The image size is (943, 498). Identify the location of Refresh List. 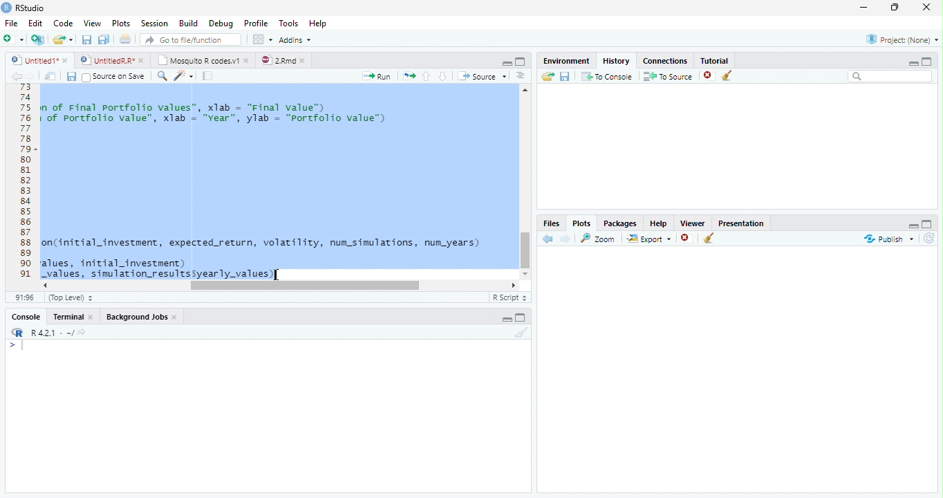
(930, 239).